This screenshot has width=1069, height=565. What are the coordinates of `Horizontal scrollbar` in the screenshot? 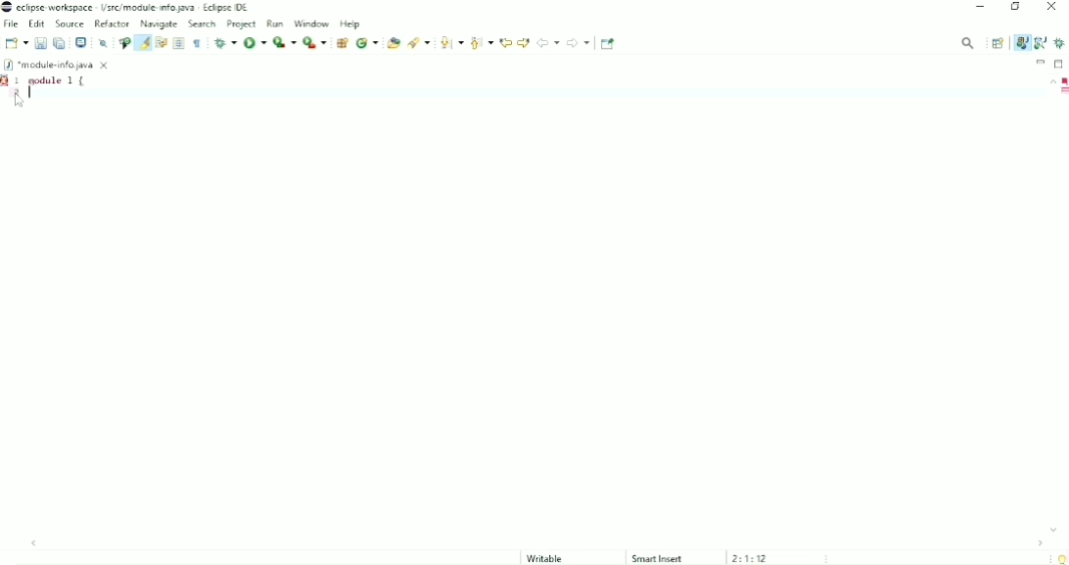 It's located at (539, 543).